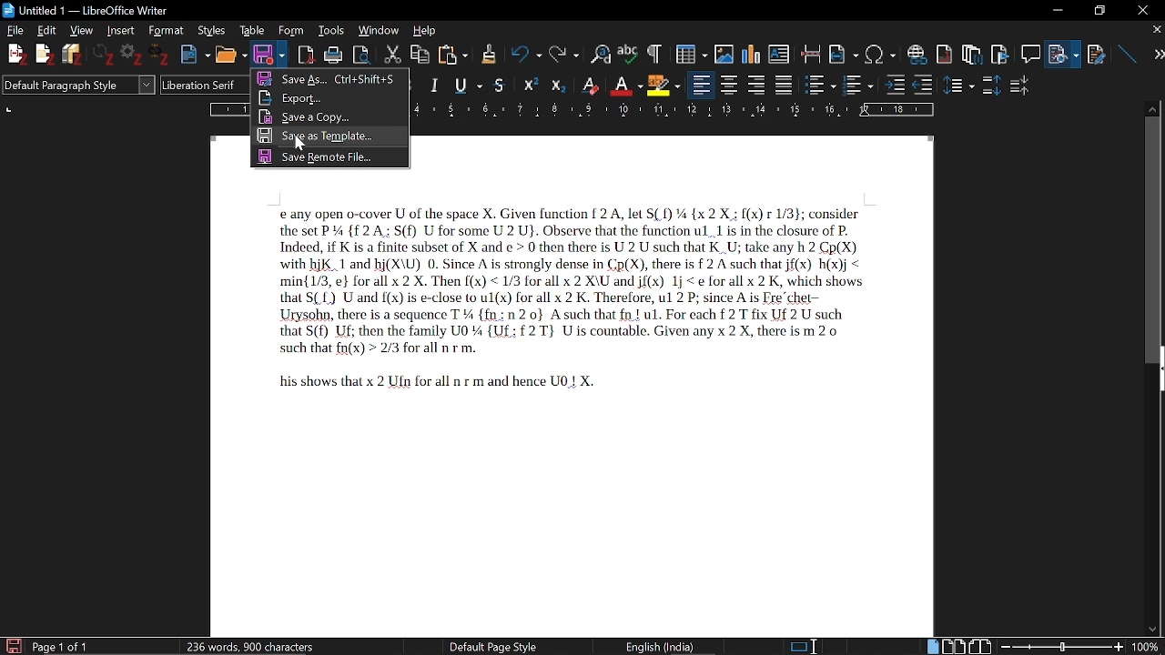 This screenshot has width=1165, height=655. What do you see at coordinates (805, 646) in the screenshot?
I see `standard selection` at bounding box center [805, 646].